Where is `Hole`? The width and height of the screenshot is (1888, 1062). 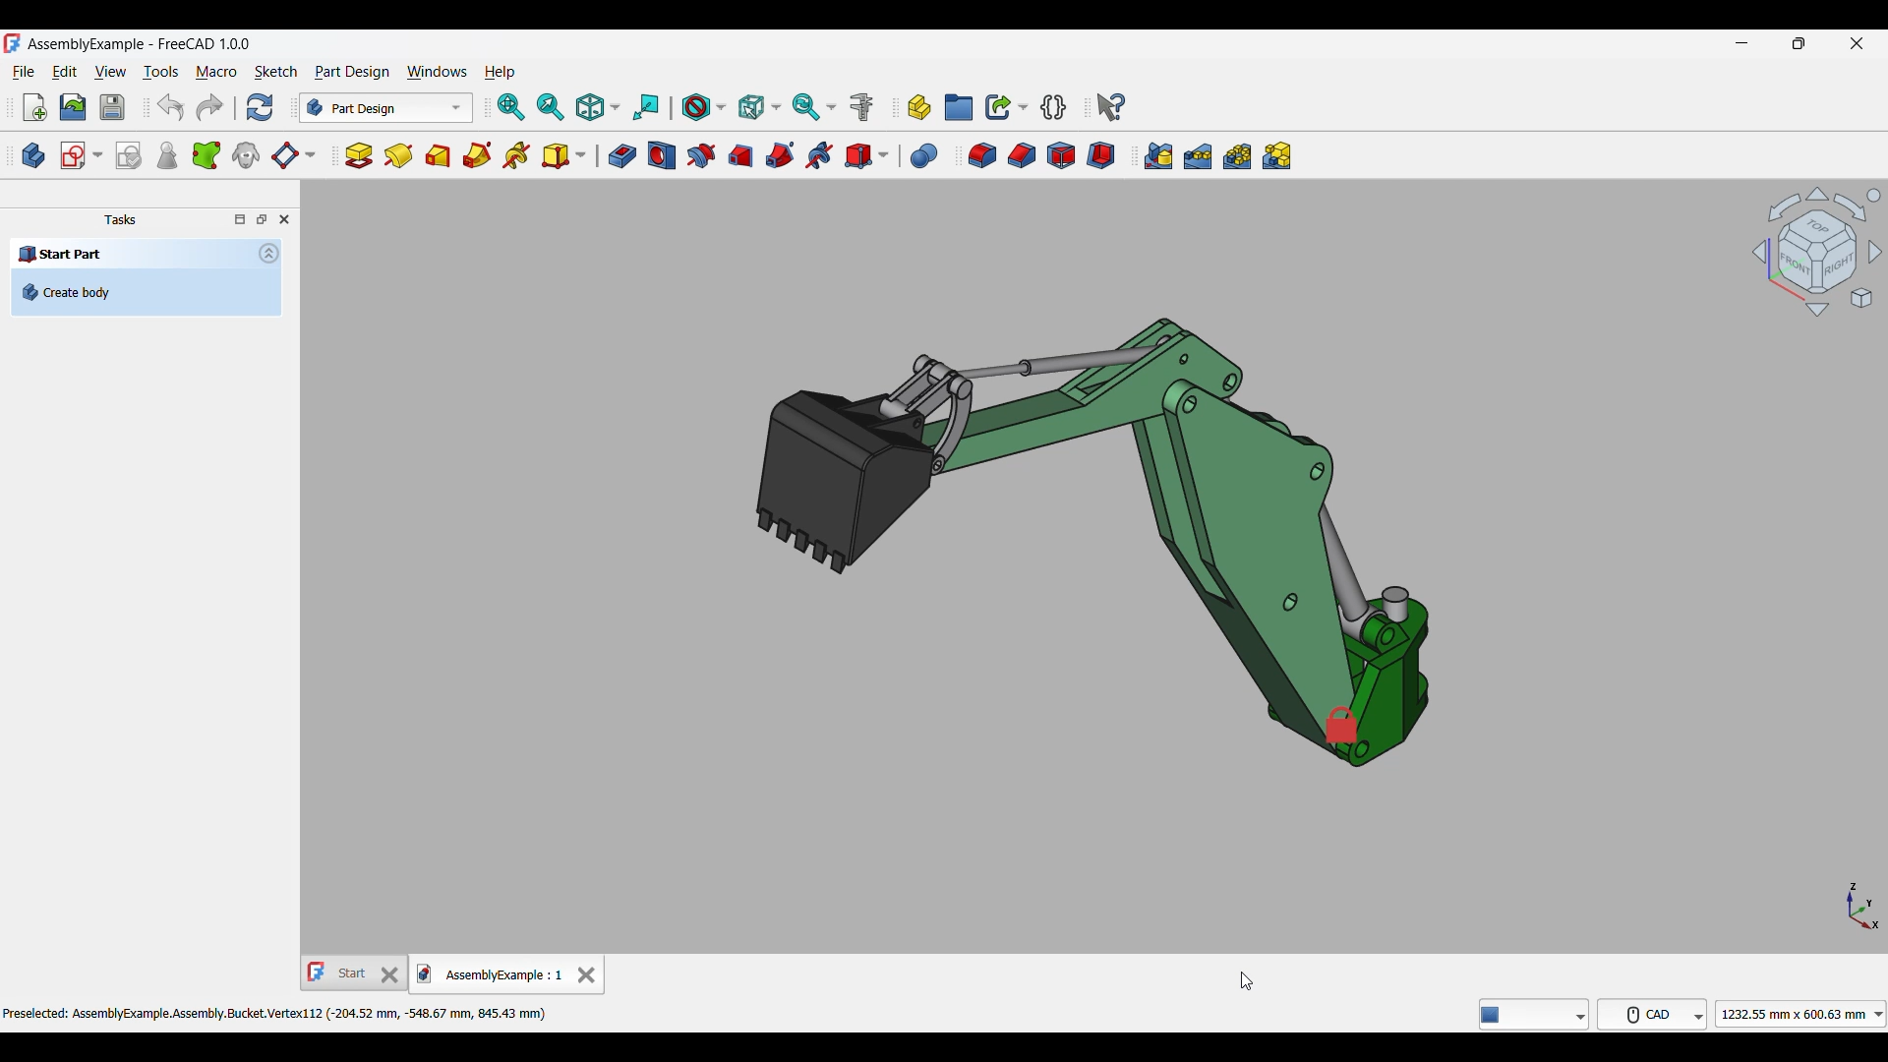
Hole is located at coordinates (662, 155).